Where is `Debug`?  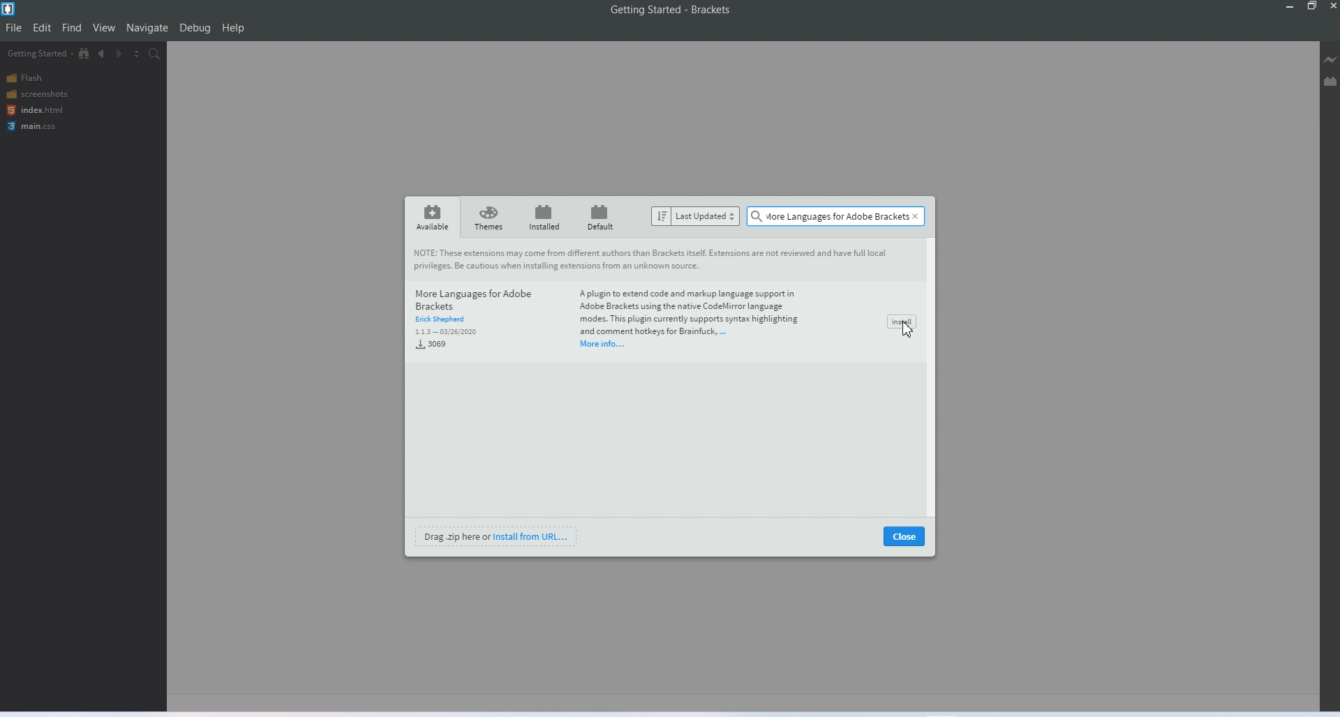 Debug is located at coordinates (194, 29).